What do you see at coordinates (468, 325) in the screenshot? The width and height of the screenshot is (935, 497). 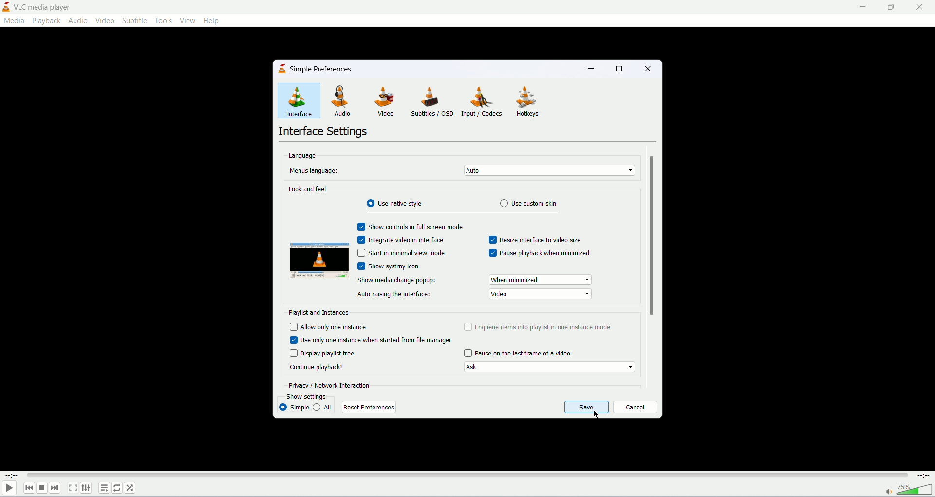 I see `check box` at bounding box center [468, 325].